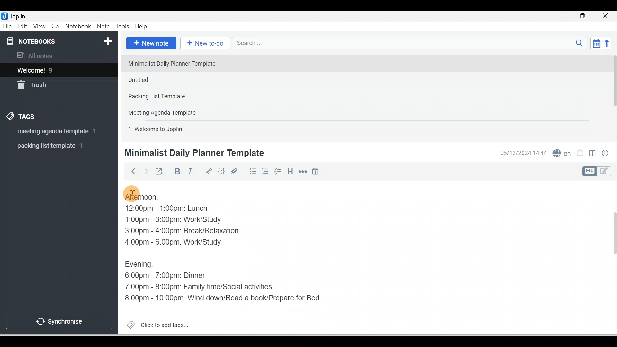 The image size is (617, 347). I want to click on Insert time, so click(315, 172).